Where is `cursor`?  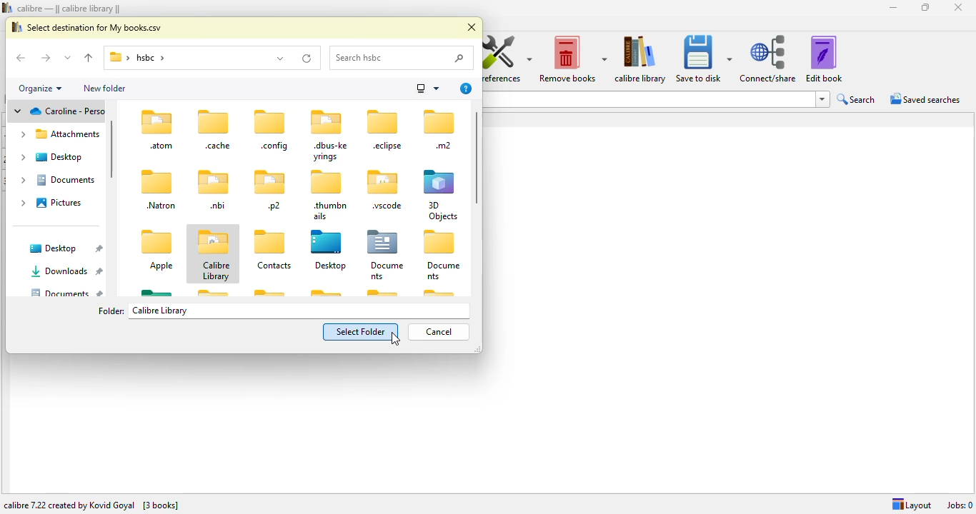
cursor is located at coordinates (395, 339).